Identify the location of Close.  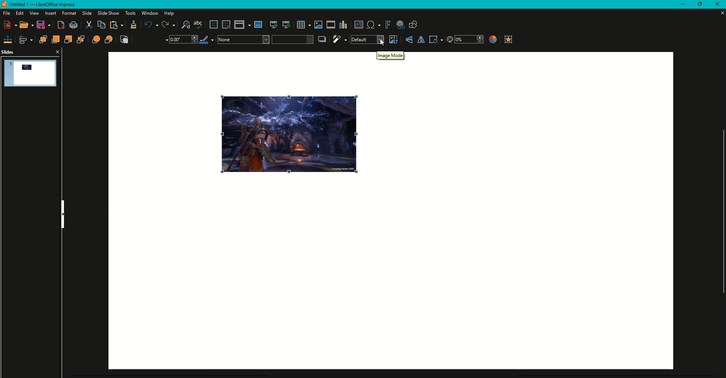
(57, 51).